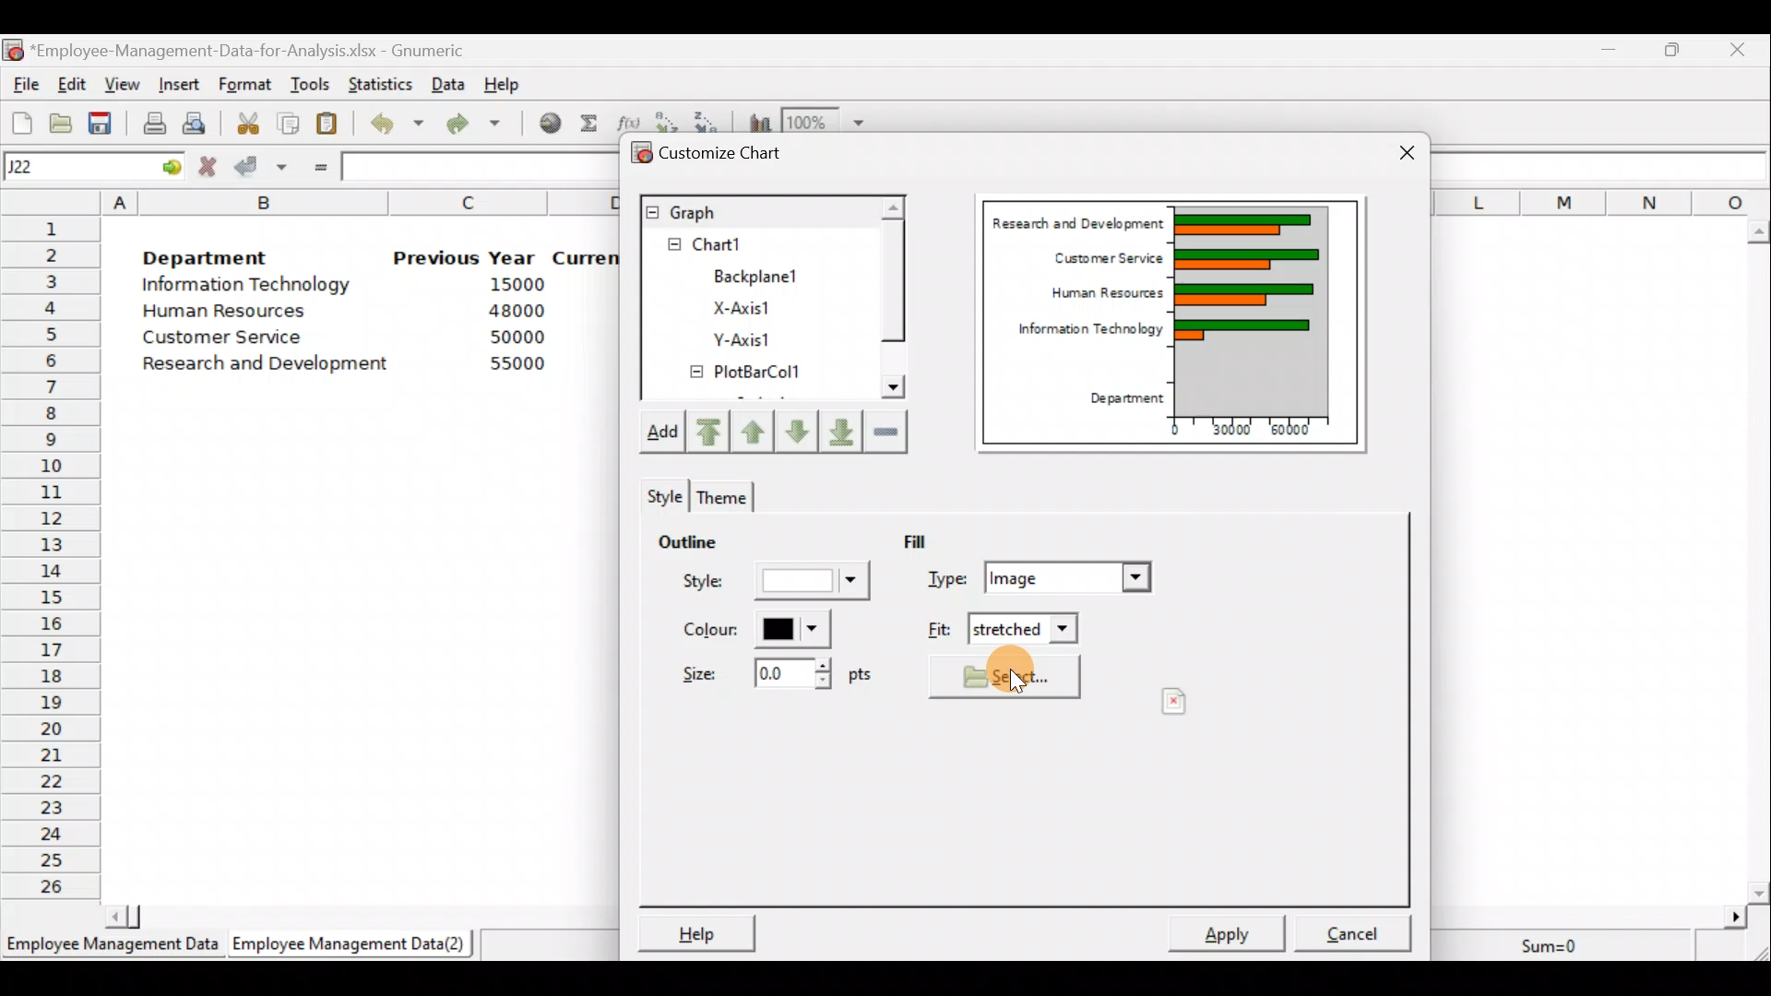  What do you see at coordinates (183, 82) in the screenshot?
I see `Insert` at bounding box center [183, 82].